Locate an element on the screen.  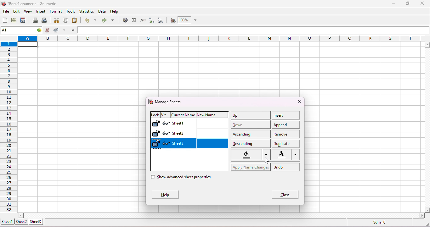
lock is located at coordinates (154, 114).